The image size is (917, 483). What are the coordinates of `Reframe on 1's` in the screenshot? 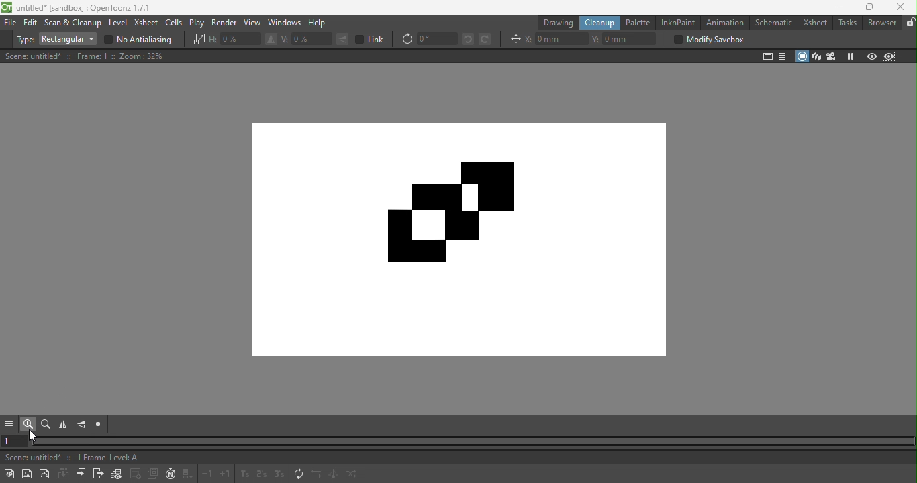 It's located at (243, 475).